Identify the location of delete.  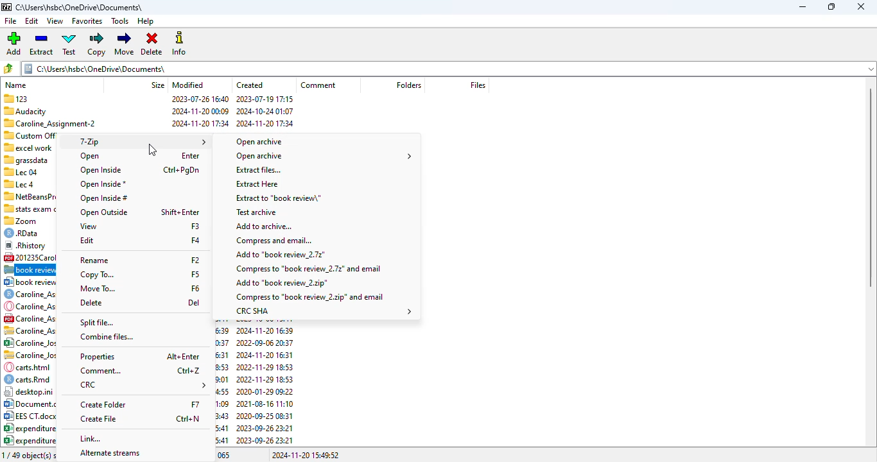
(152, 44).